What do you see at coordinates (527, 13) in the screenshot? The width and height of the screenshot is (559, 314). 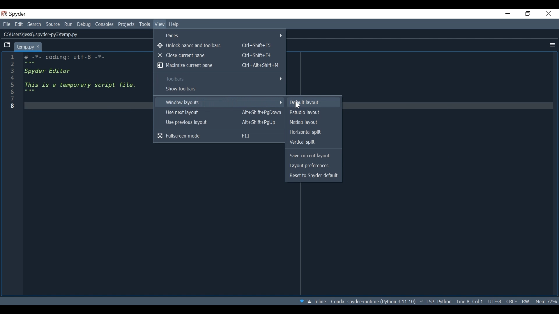 I see `Restore` at bounding box center [527, 13].